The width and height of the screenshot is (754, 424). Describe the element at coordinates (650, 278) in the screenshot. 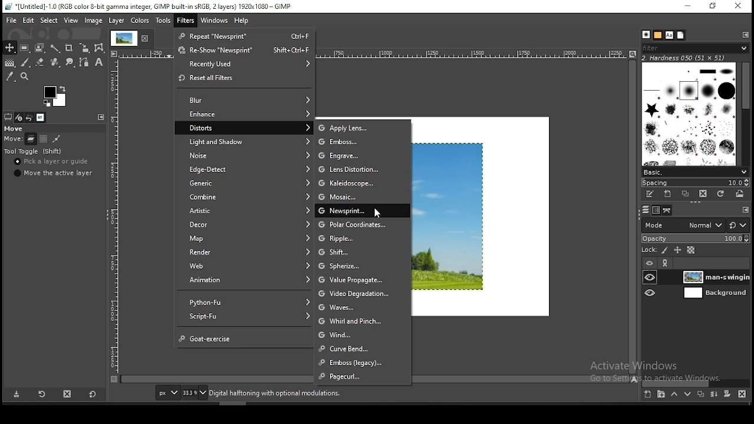

I see `layer visibility on/off` at that location.